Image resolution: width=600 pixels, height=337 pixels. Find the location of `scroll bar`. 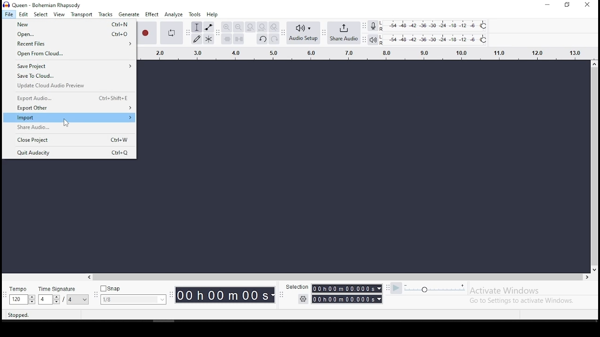

scroll bar is located at coordinates (335, 277).